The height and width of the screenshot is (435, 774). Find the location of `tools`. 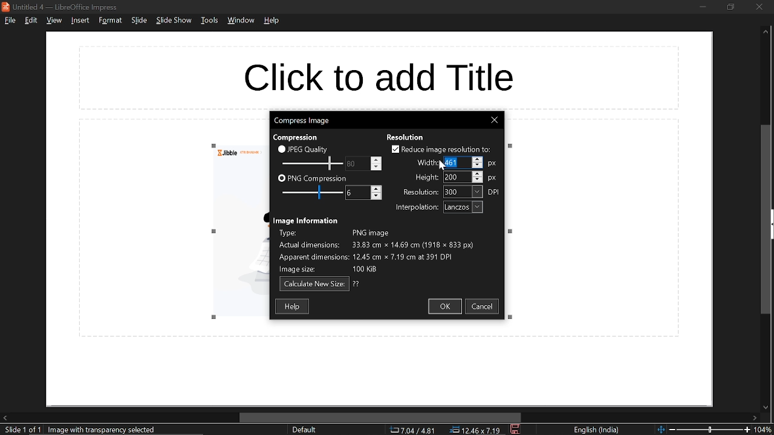

tools is located at coordinates (209, 22).